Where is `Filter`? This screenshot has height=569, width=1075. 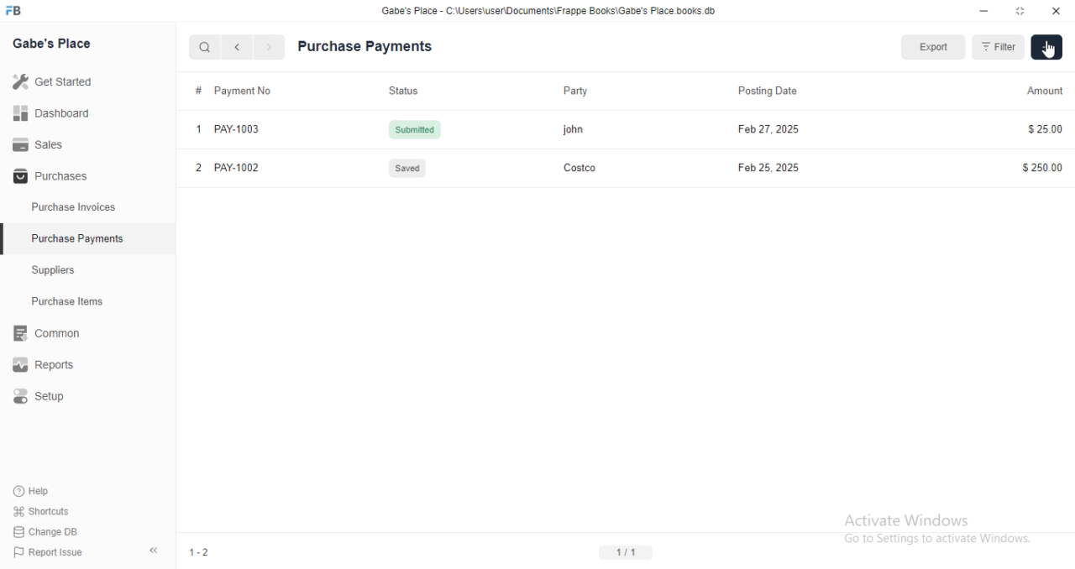
Filter is located at coordinates (998, 47).